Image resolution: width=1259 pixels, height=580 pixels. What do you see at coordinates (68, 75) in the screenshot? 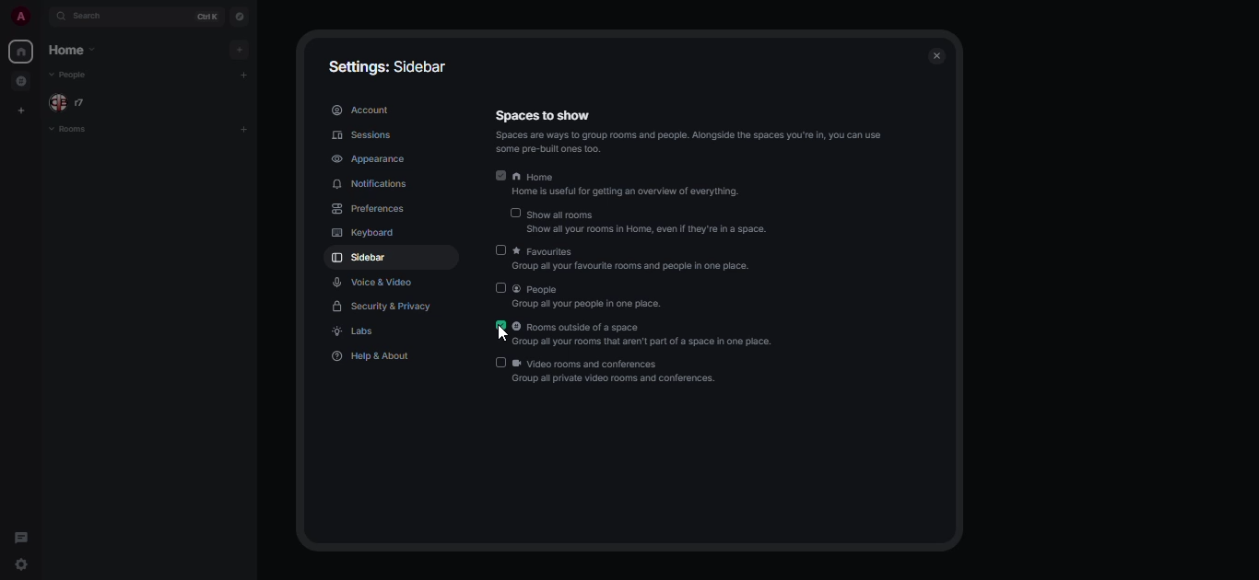
I see `people` at bounding box center [68, 75].